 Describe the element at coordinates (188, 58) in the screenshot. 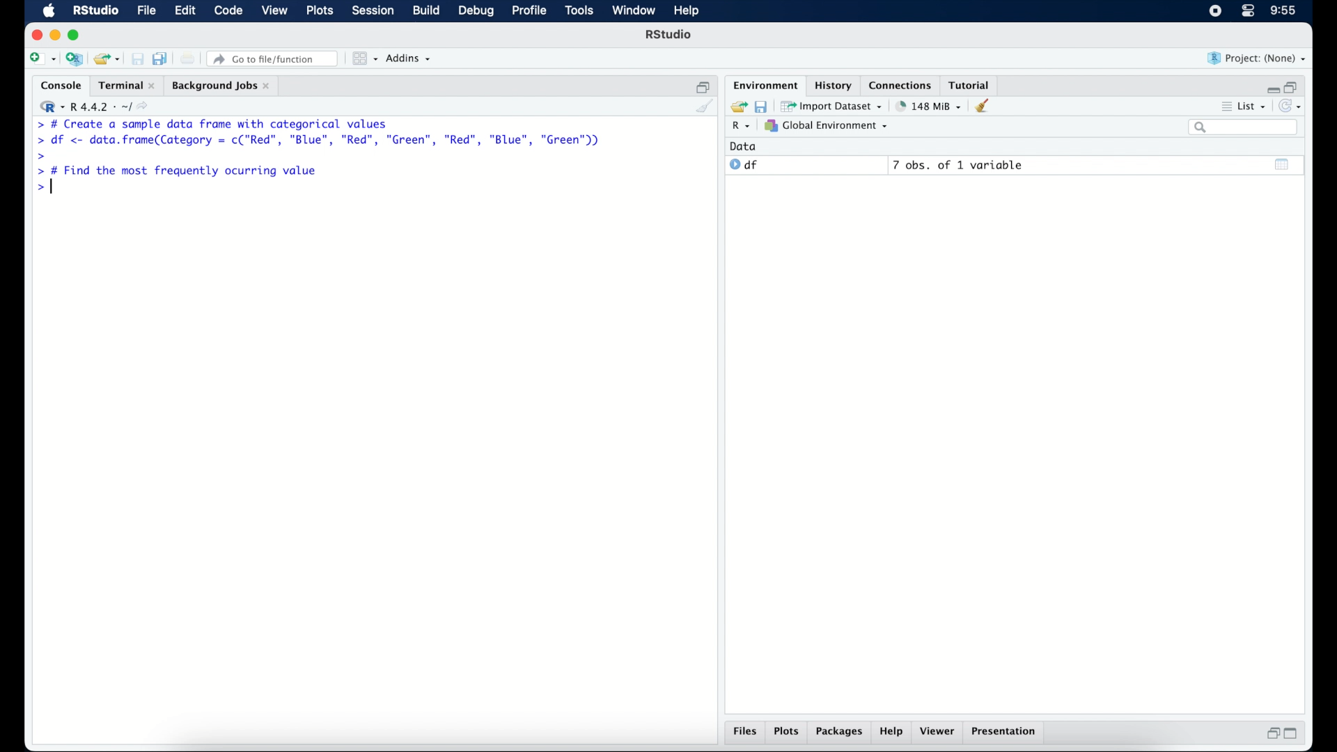

I see `print` at that location.